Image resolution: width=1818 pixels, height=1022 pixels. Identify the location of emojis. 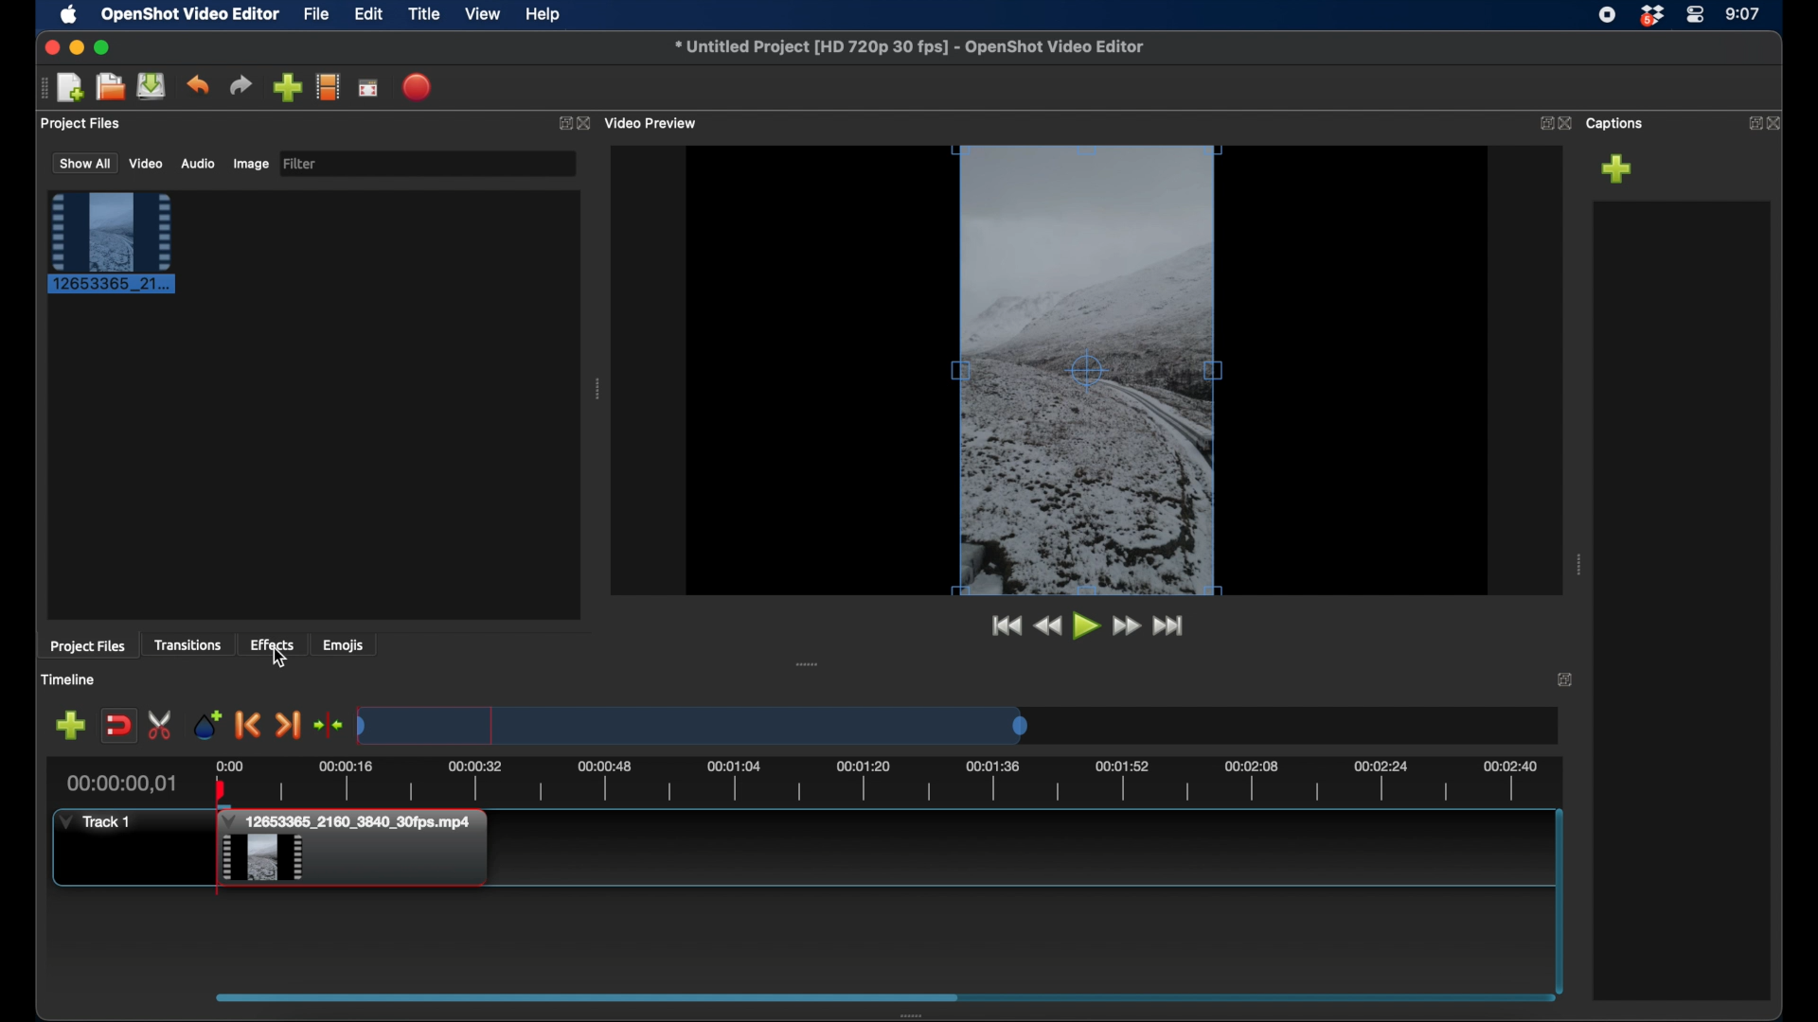
(345, 646).